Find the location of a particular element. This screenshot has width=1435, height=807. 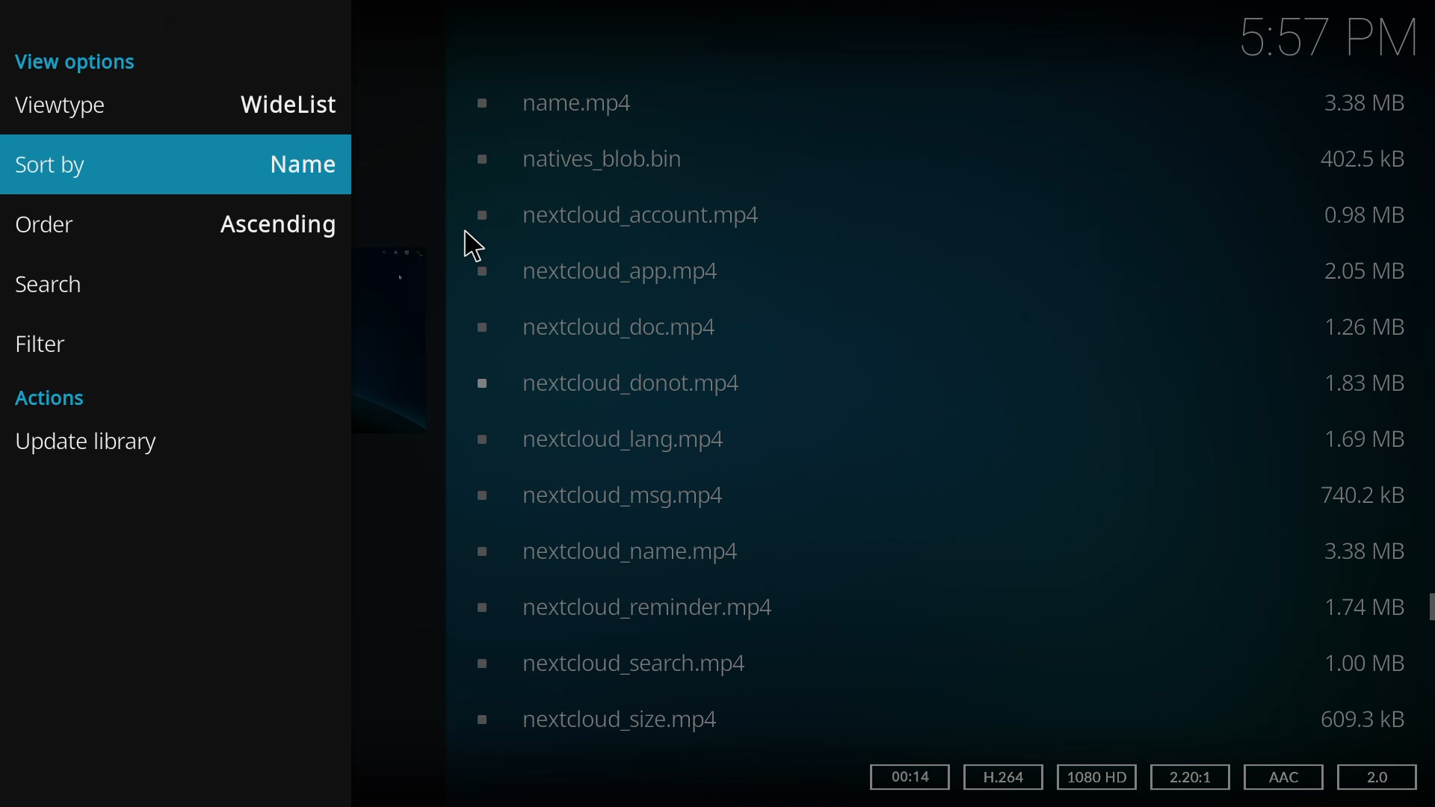

size is located at coordinates (1364, 663).